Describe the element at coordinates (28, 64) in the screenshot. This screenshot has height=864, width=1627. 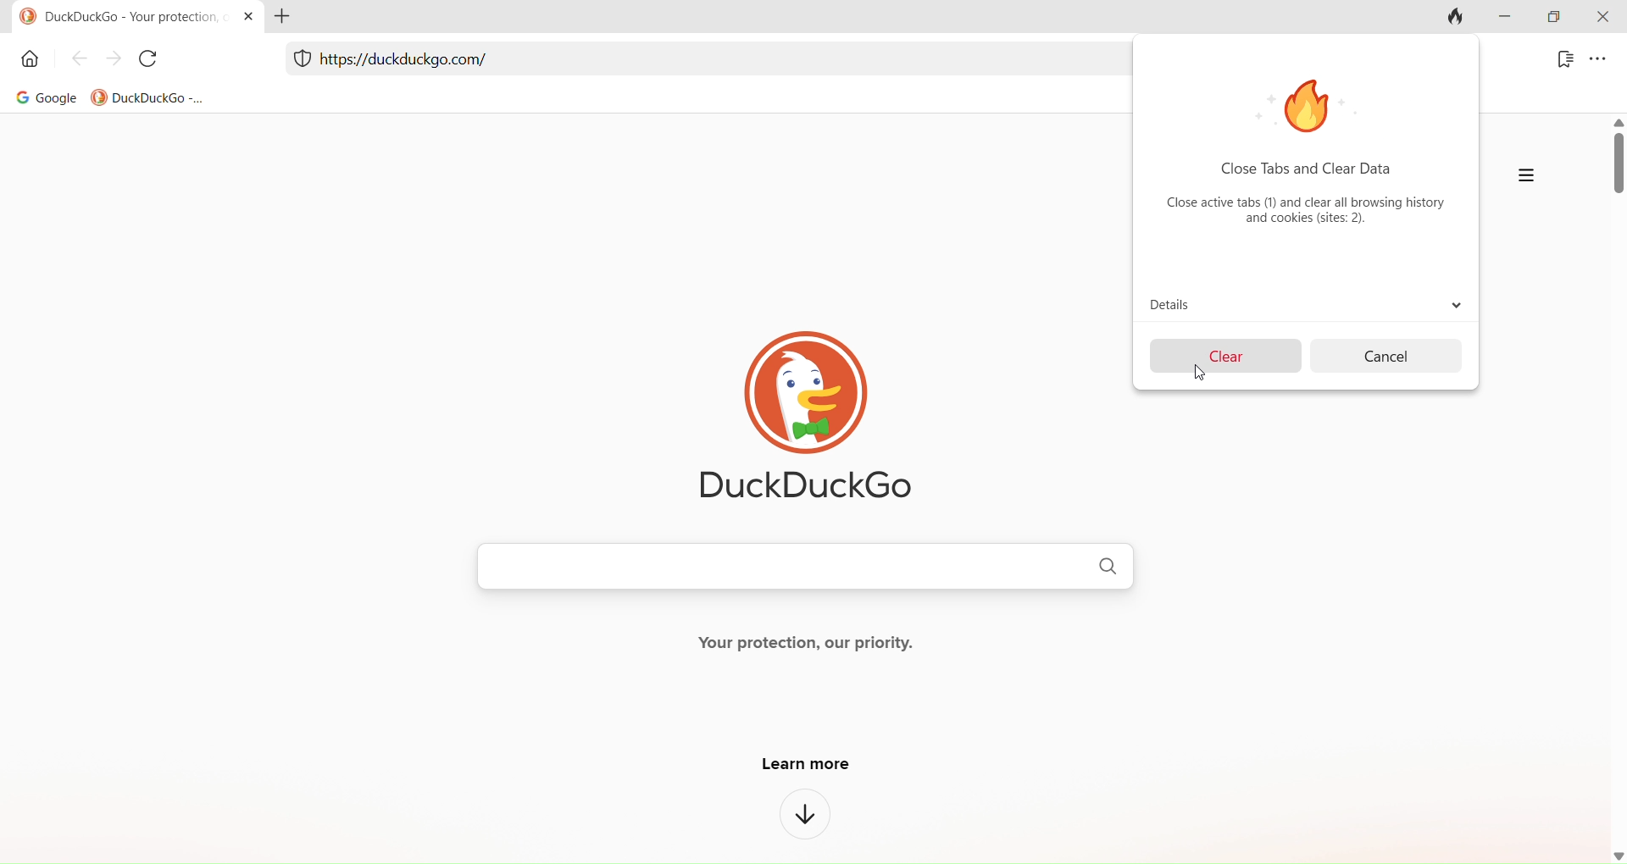
I see `home` at that location.